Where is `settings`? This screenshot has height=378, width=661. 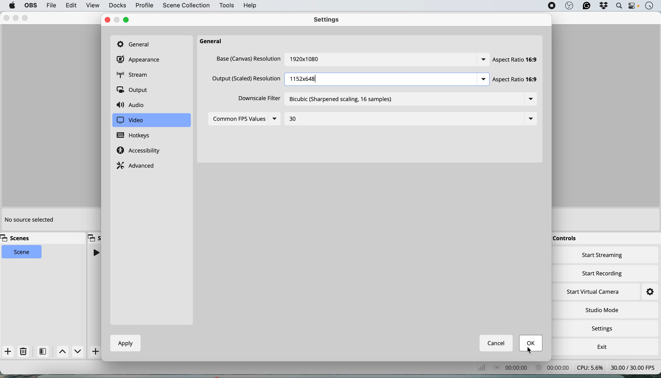 settings is located at coordinates (604, 329).